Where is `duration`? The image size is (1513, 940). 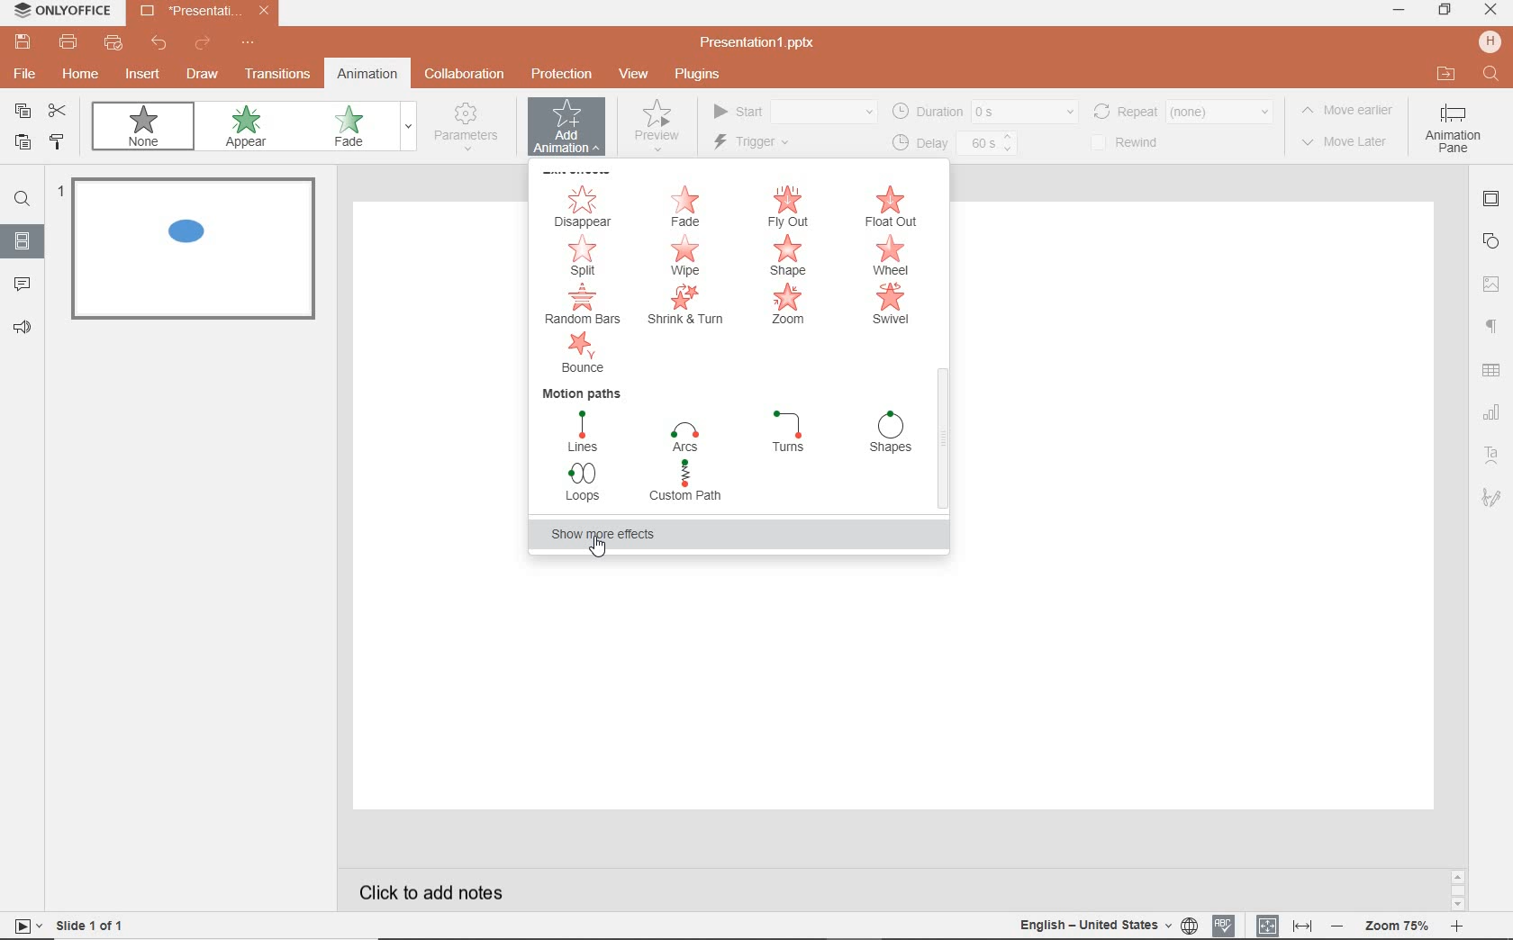
duration is located at coordinates (983, 111).